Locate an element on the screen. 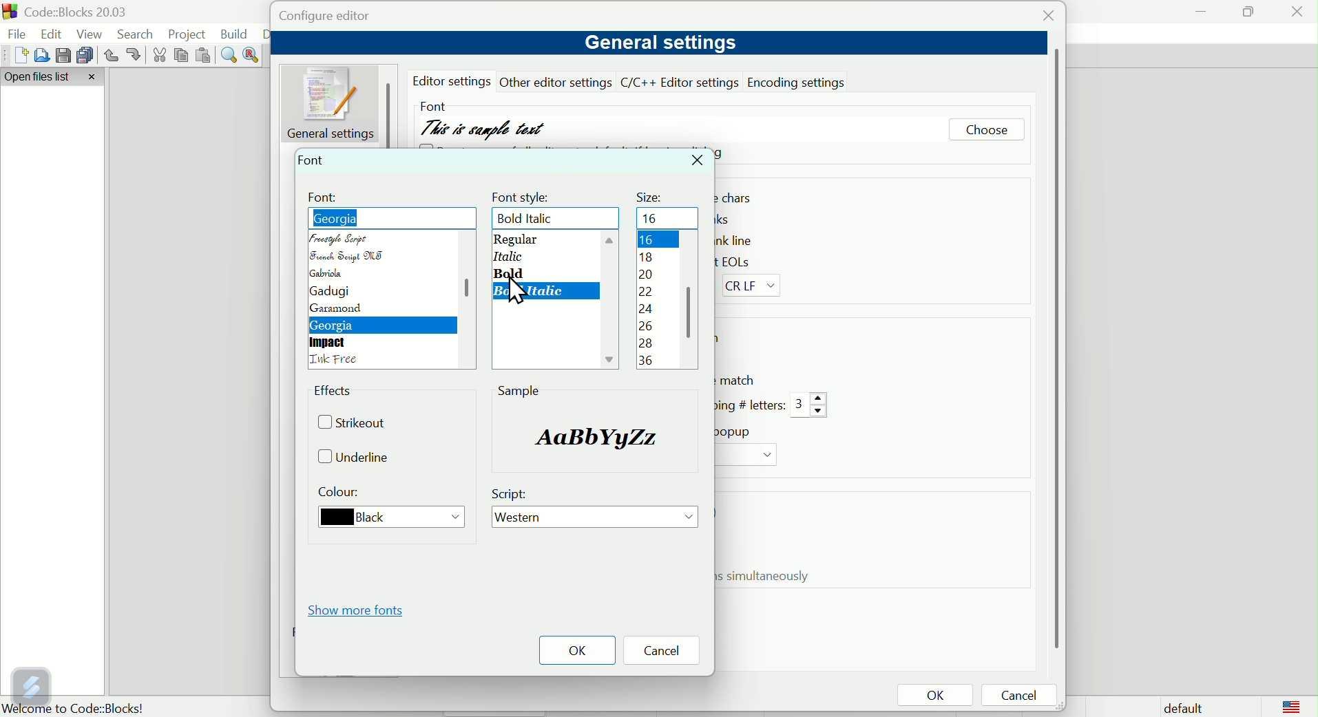 The height and width of the screenshot is (717, 1318). sample is located at coordinates (519, 390).